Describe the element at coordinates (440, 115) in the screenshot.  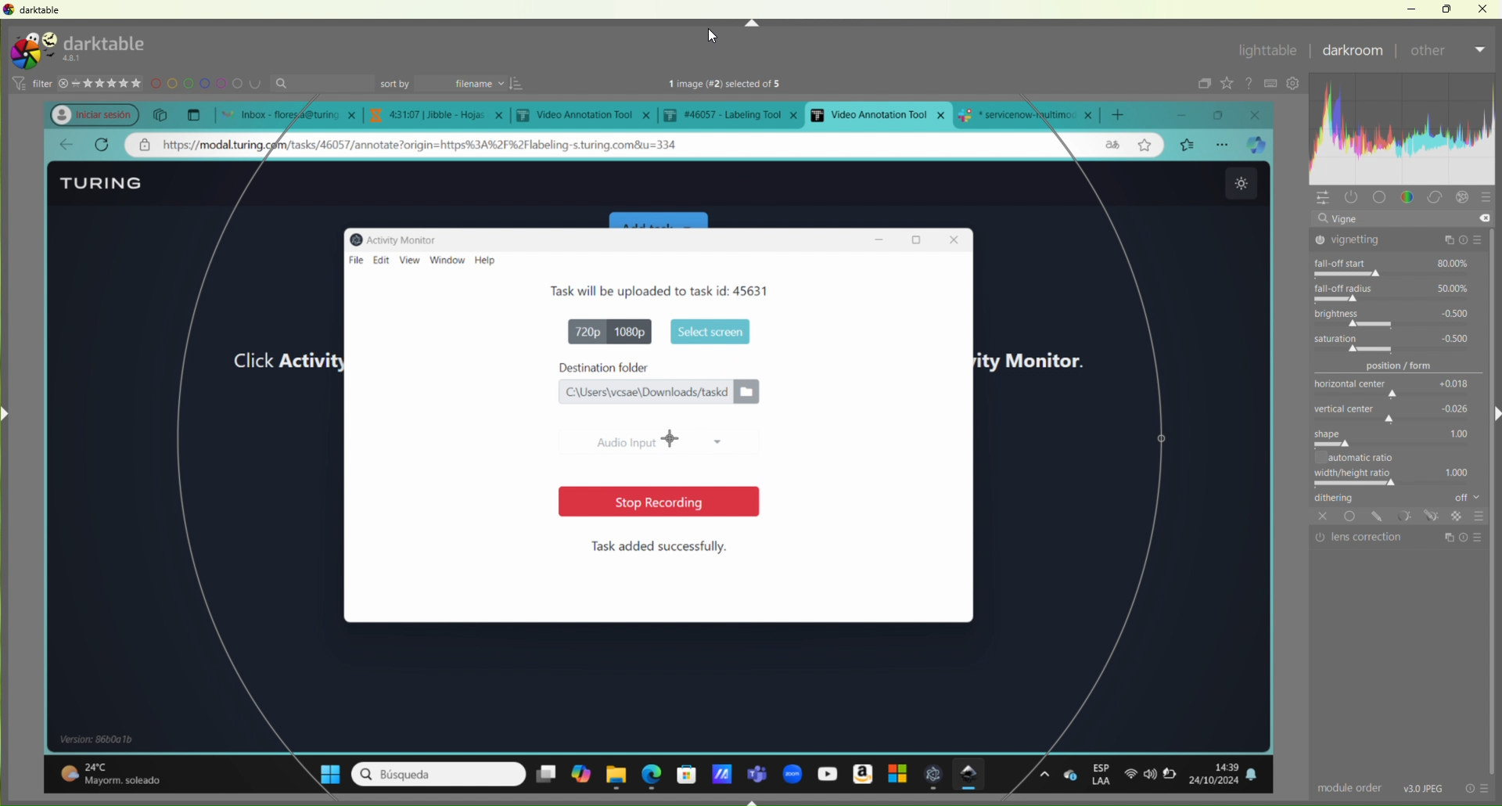
I see `tab` at that location.